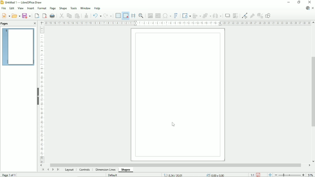 The height and width of the screenshot is (177, 315). I want to click on Toggle extrusion, so click(260, 16).